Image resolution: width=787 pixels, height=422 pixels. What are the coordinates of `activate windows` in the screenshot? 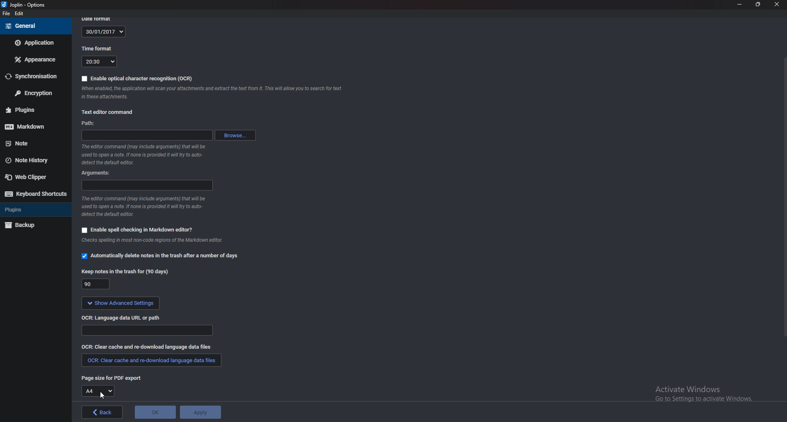 It's located at (704, 394).